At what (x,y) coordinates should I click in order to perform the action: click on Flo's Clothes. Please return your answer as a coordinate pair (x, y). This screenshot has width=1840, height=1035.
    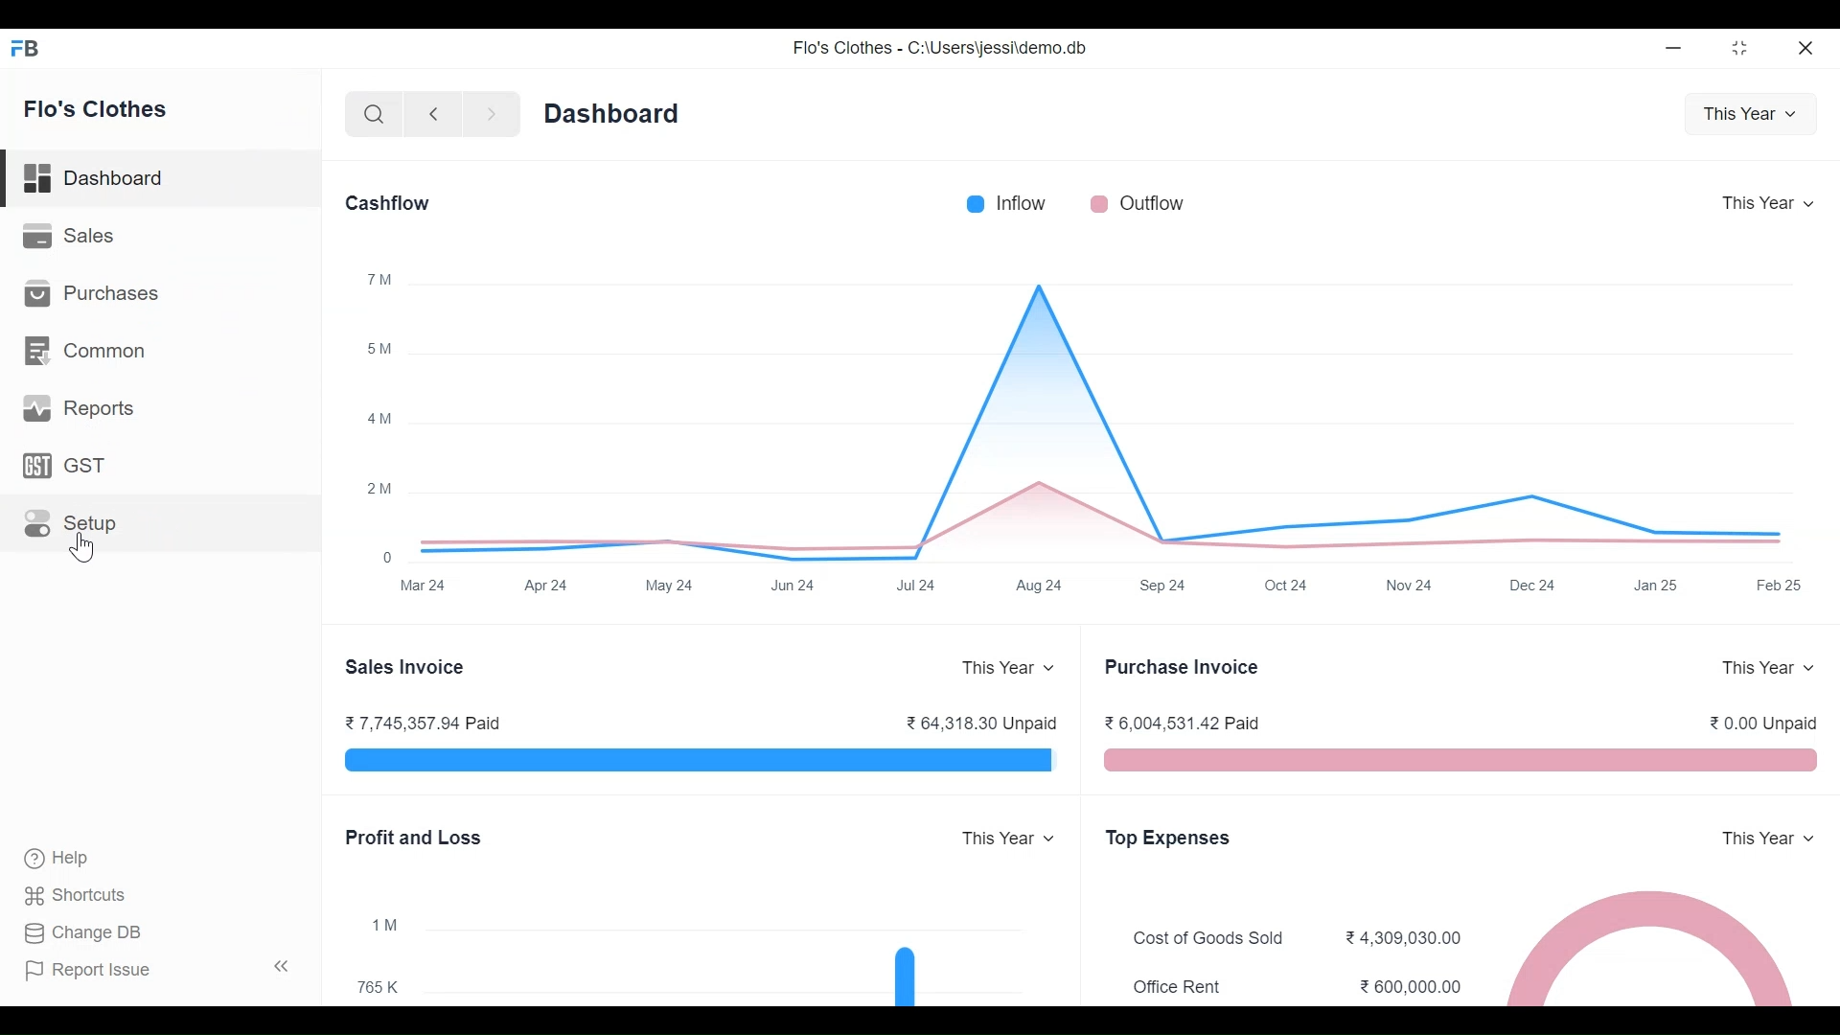
    Looking at the image, I should click on (96, 106).